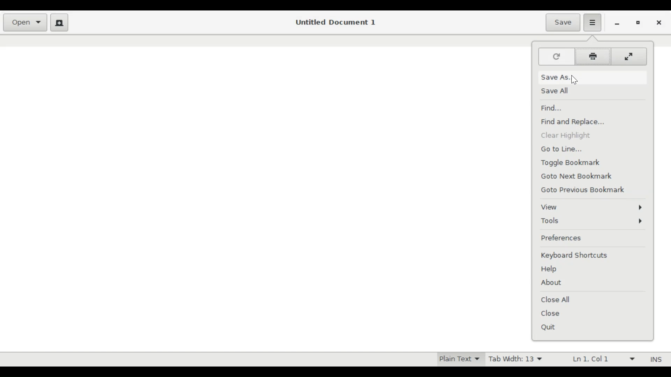  Describe the element at coordinates (568, 149) in the screenshot. I see `Go to Line` at that location.